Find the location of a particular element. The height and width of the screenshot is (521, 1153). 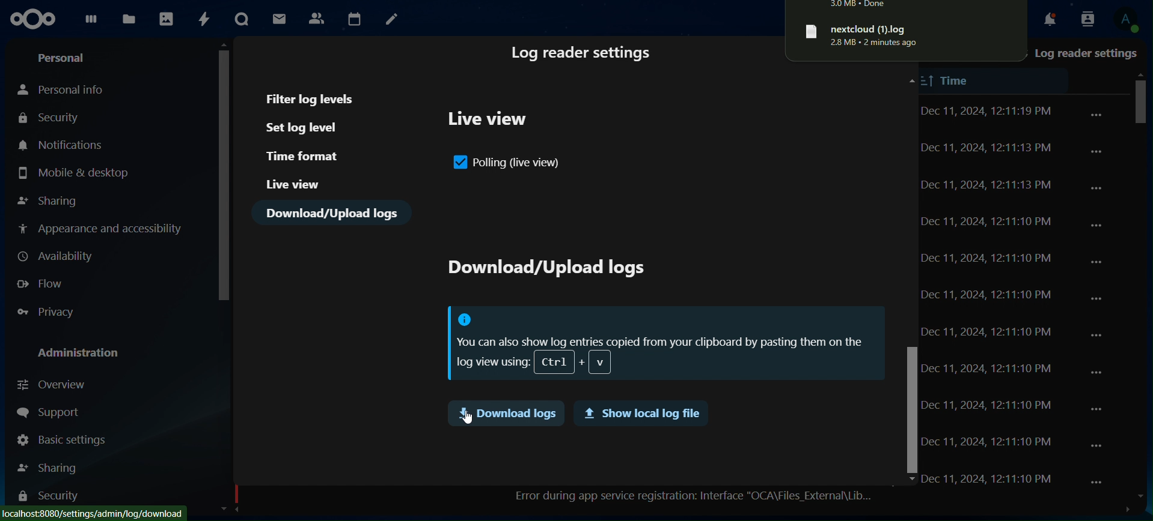

administration is located at coordinates (84, 353).